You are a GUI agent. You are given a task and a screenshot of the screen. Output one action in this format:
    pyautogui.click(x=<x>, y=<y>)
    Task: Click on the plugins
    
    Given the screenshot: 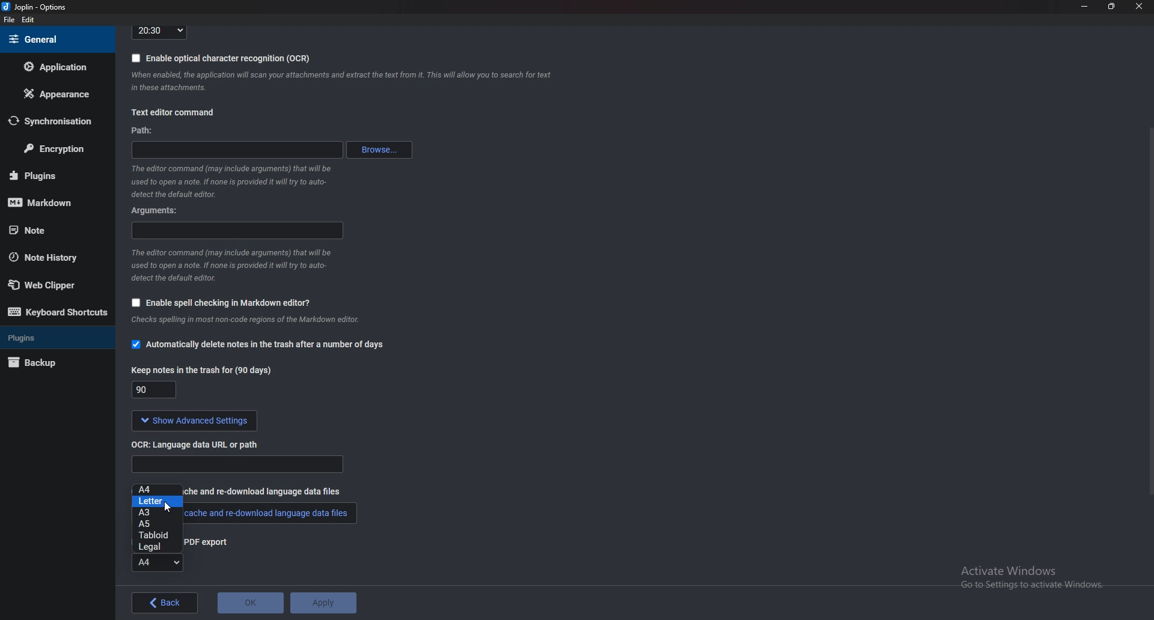 What is the action you would take?
    pyautogui.click(x=52, y=175)
    